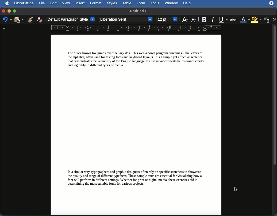 The width and height of the screenshot is (277, 216). What do you see at coordinates (15, 11) in the screenshot?
I see `maximize` at bounding box center [15, 11].